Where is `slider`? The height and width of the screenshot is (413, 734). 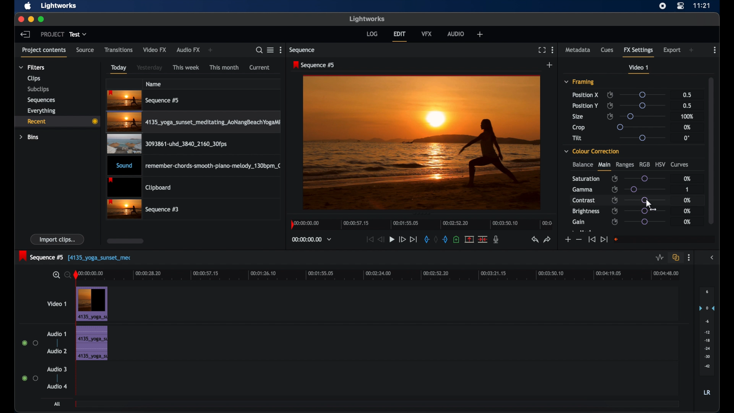
slider is located at coordinates (640, 127).